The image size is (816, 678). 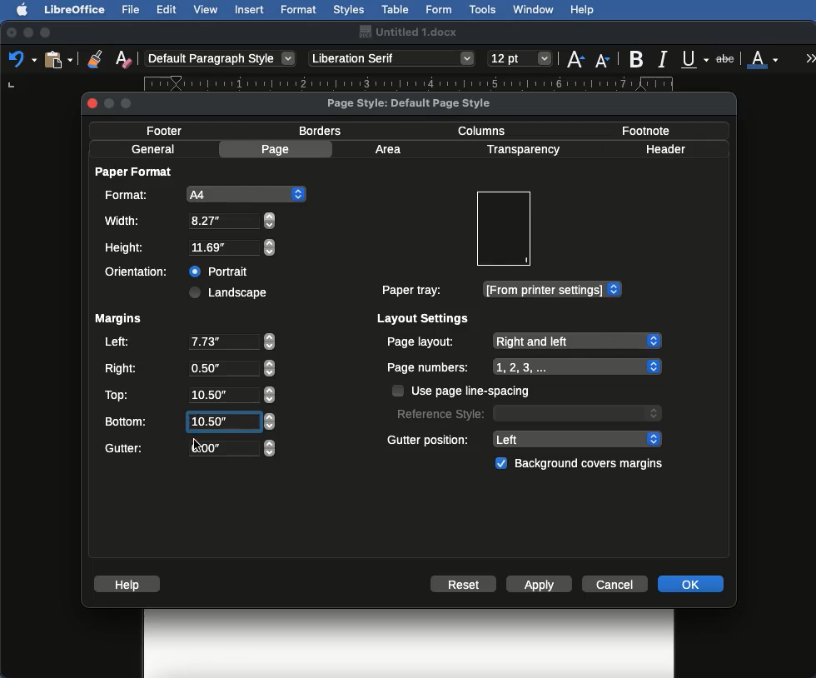 I want to click on Edit, so click(x=167, y=9).